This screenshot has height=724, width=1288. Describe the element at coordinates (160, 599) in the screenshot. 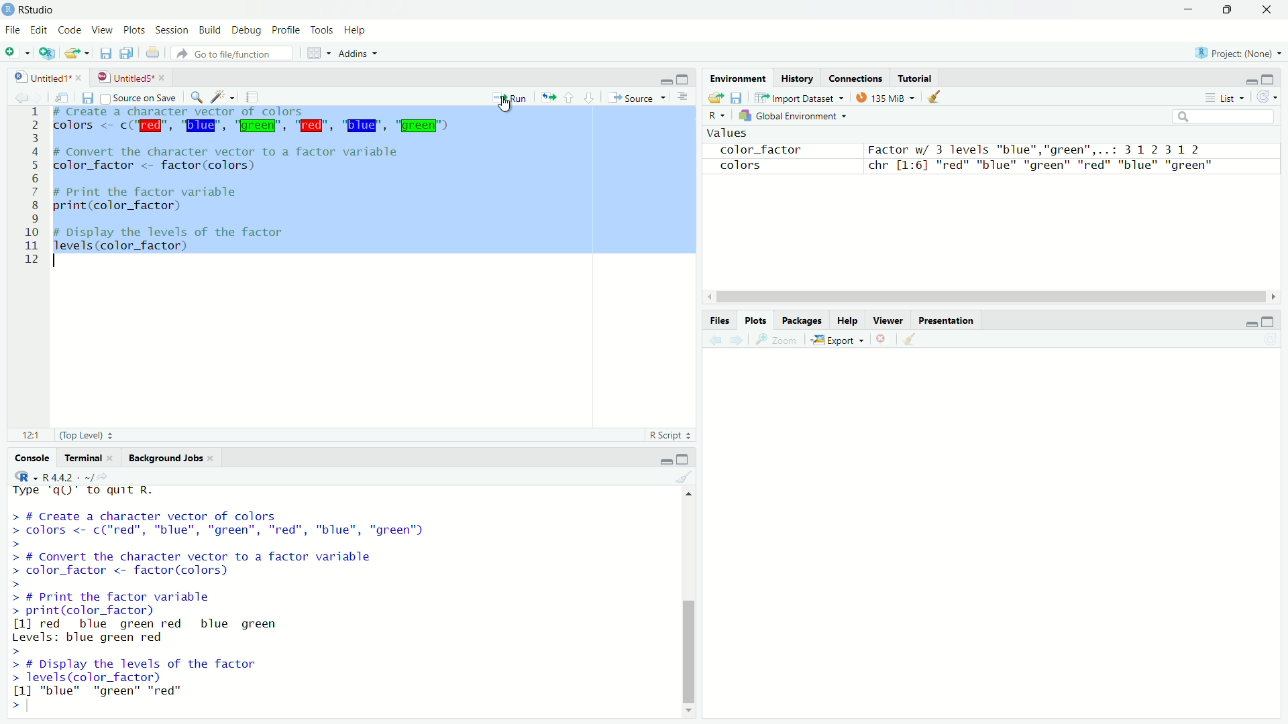

I see `# Print the Tactor variable
print(color_factor)` at that location.